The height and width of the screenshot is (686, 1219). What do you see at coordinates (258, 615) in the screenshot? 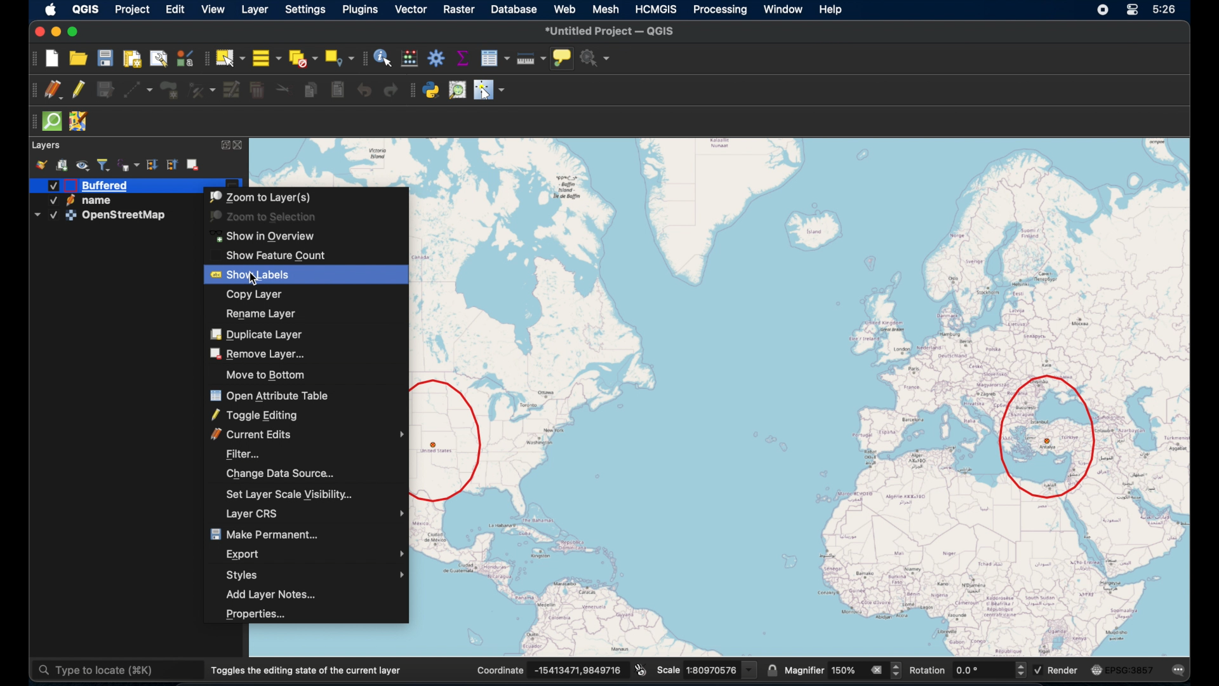
I see `properties` at bounding box center [258, 615].